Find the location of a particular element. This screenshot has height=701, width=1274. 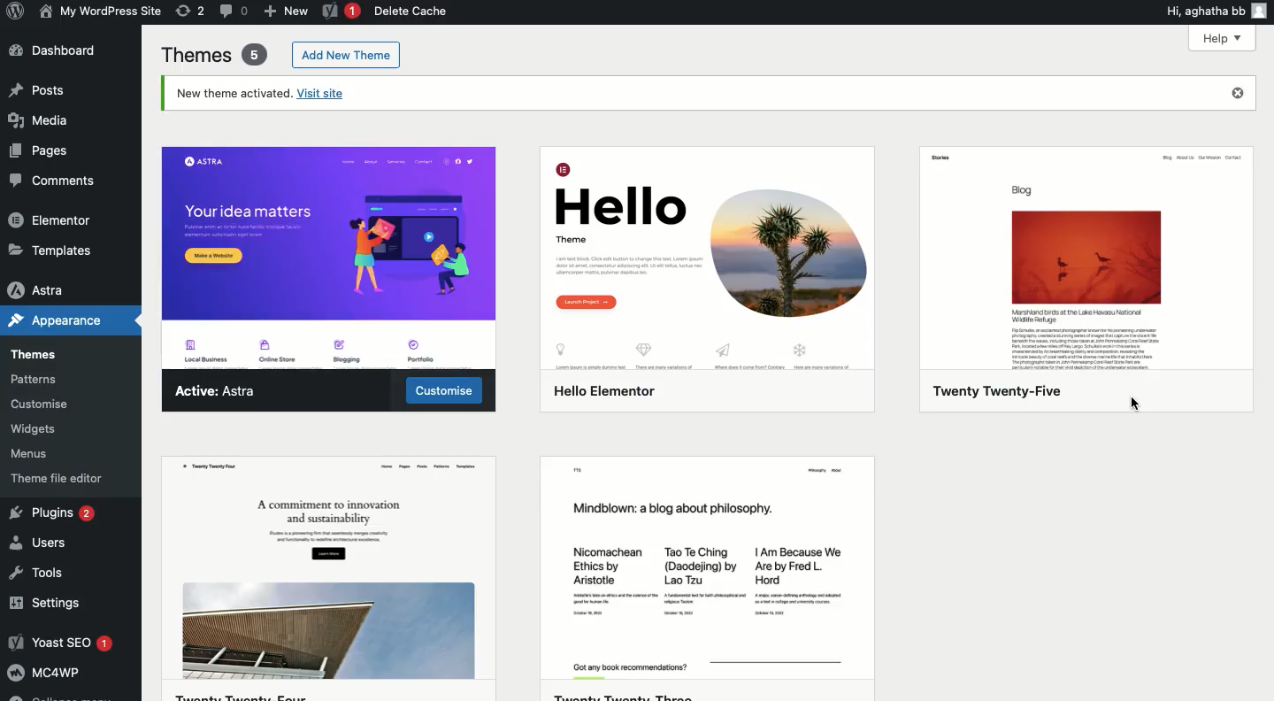

Twenty Twenty-Five Theme is located at coordinates (1080, 281).